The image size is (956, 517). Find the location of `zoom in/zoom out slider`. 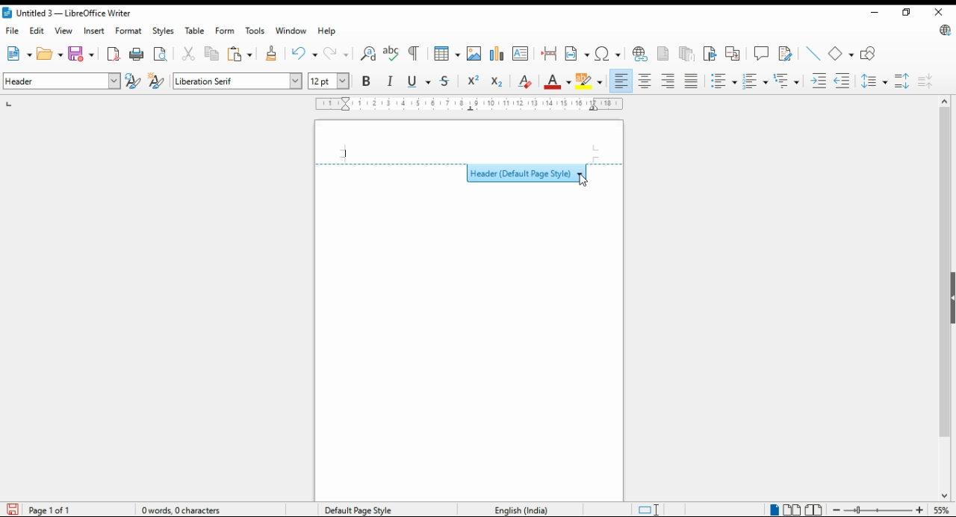

zoom in/zoom out slider is located at coordinates (876, 510).